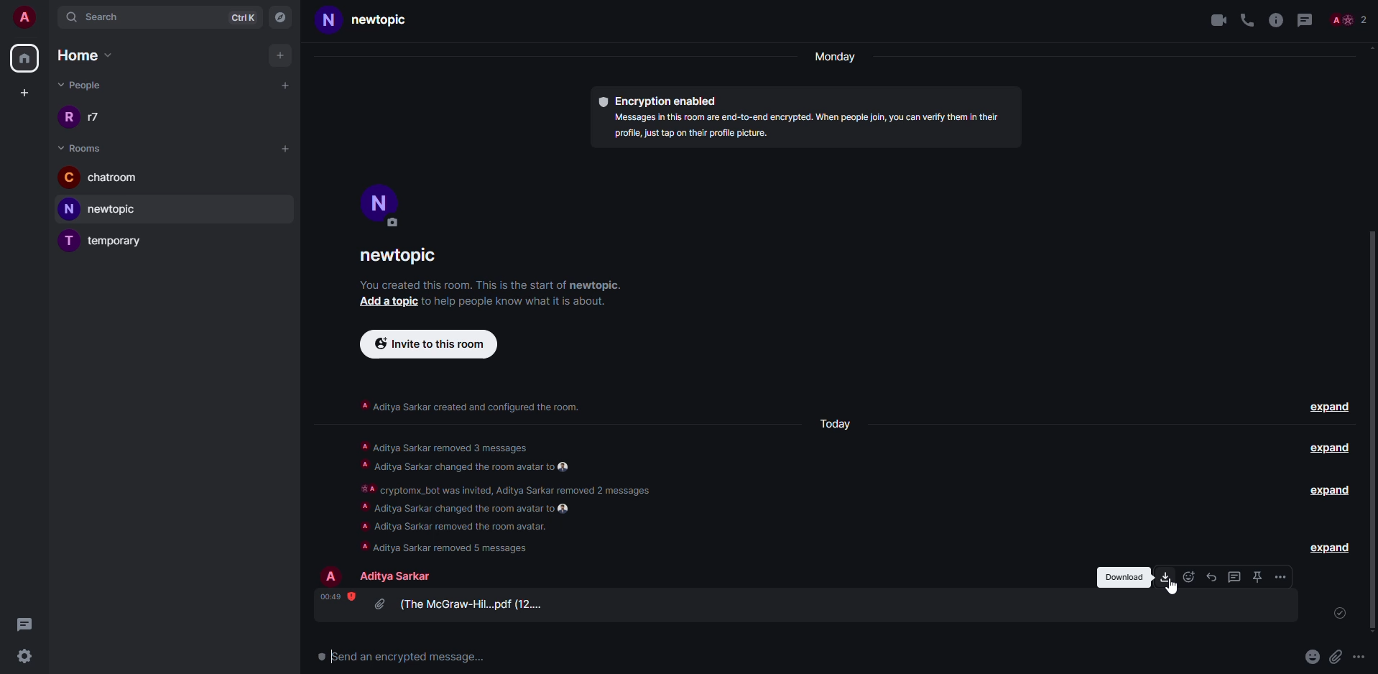 Image resolution: width=1378 pixels, height=674 pixels. What do you see at coordinates (845, 423) in the screenshot?
I see `day` at bounding box center [845, 423].